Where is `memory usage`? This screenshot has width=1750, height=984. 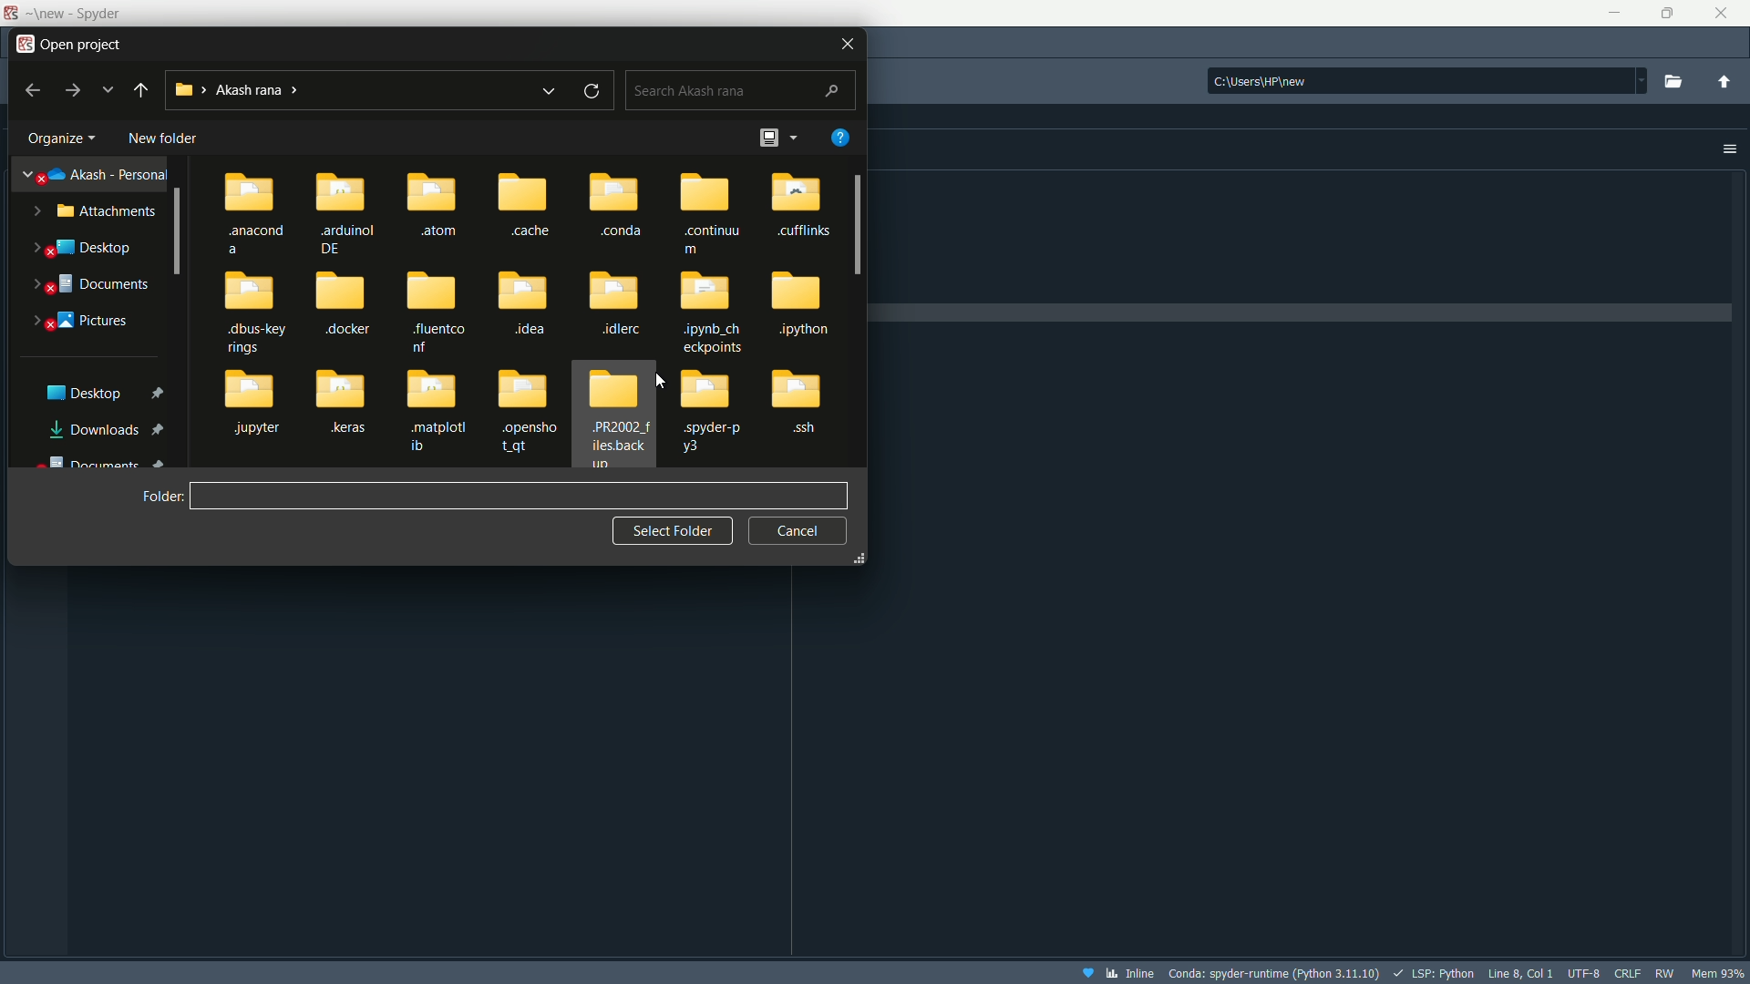
memory usage is located at coordinates (1720, 973).